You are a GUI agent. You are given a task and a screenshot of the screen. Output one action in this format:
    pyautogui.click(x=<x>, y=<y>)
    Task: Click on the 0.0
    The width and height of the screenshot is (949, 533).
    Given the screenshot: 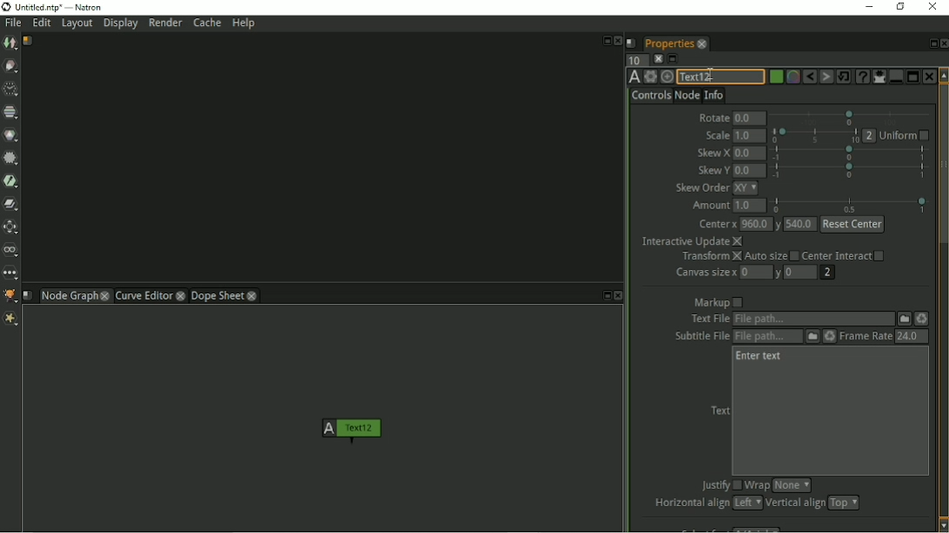 What is the action you would take?
    pyautogui.click(x=749, y=154)
    